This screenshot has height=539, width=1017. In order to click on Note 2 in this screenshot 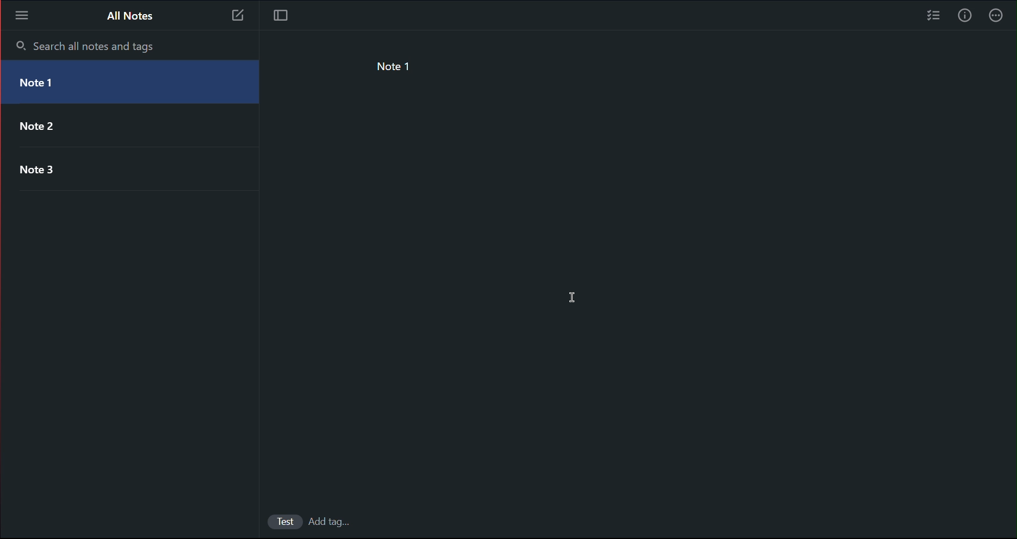, I will do `click(123, 128)`.